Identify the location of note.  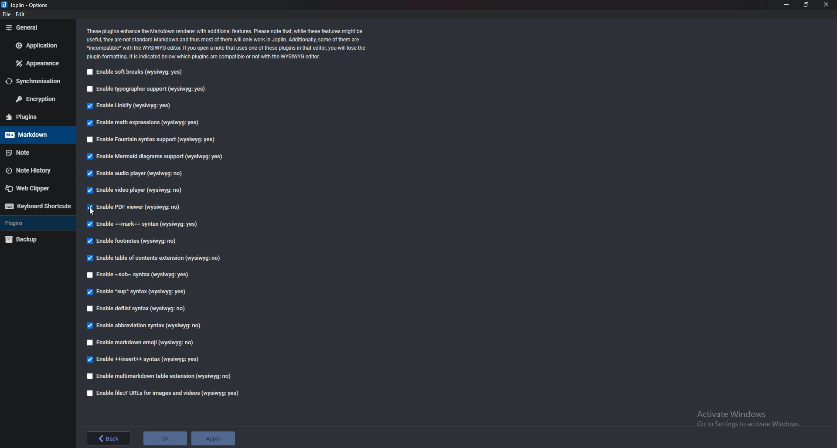
(36, 152).